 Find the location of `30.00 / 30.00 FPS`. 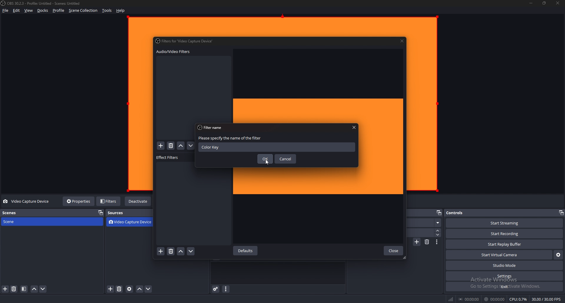

30.00 / 30.00 FPS is located at coordinates (547, 299).